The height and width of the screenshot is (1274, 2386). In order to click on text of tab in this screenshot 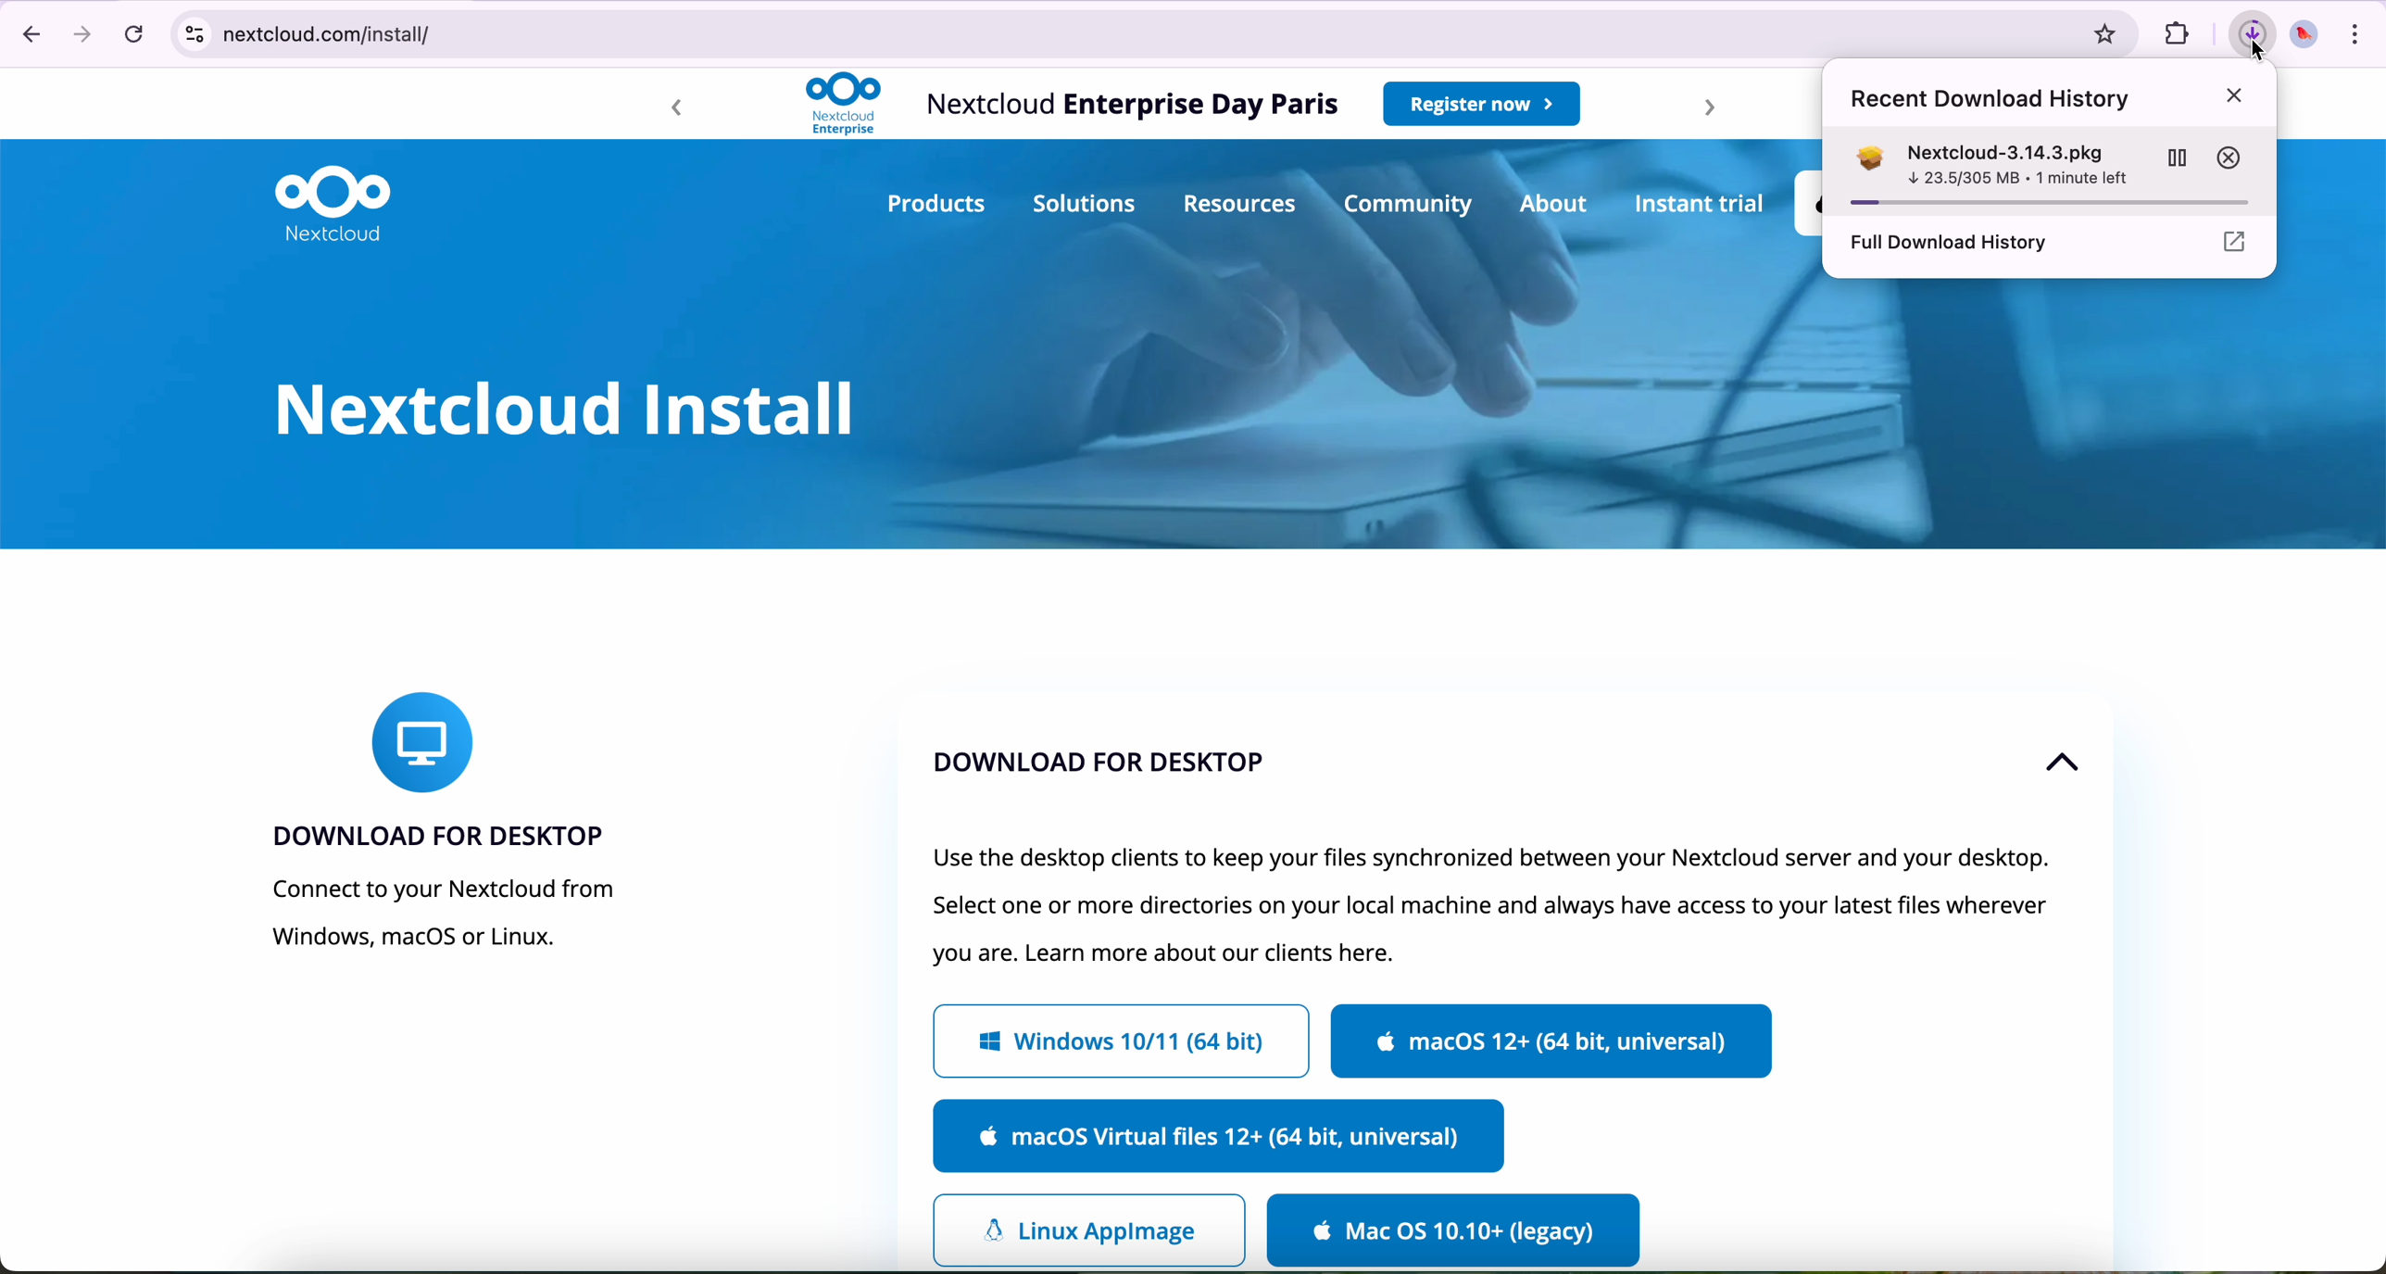, I will do `click(1501, 903)`.